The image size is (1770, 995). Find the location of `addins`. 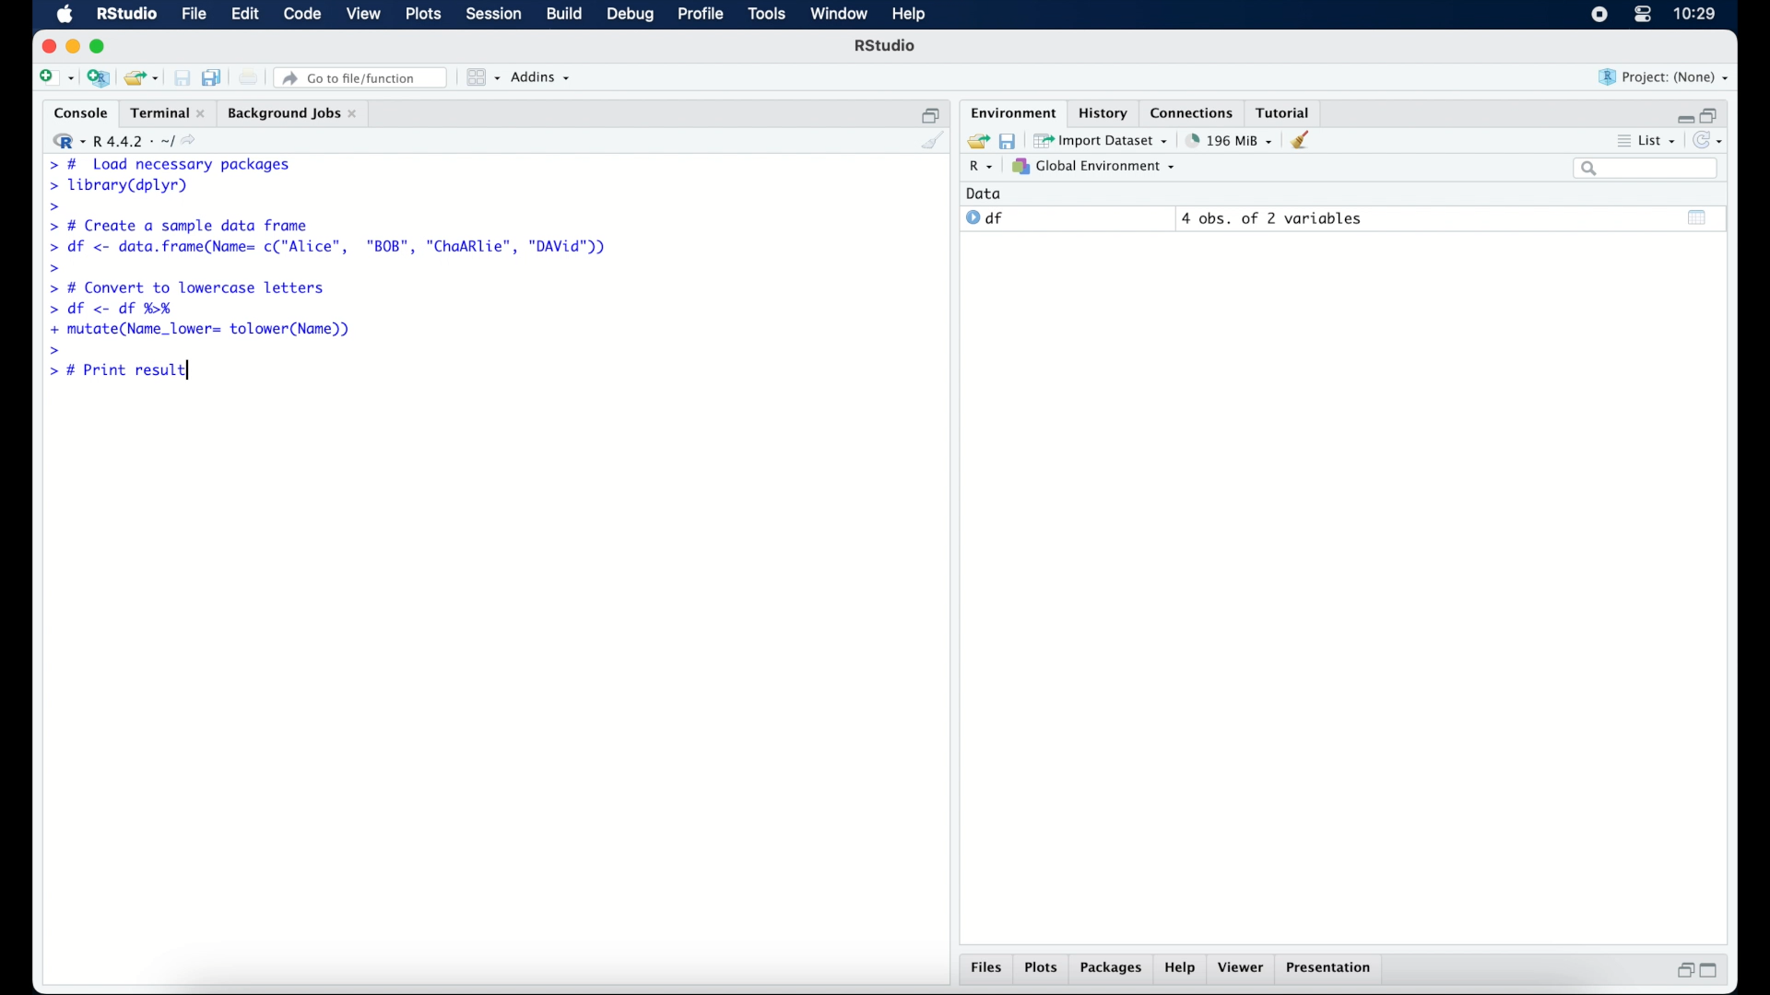

addins is located at coordinates (541, 78).